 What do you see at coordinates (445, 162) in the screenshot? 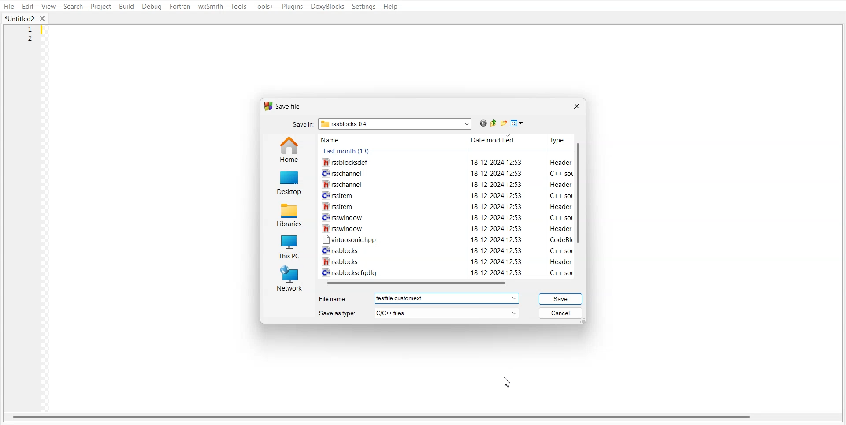
I see `rssblocksdef 18-12-2024 12:53 Header 1` at bounding box center [445, 162].